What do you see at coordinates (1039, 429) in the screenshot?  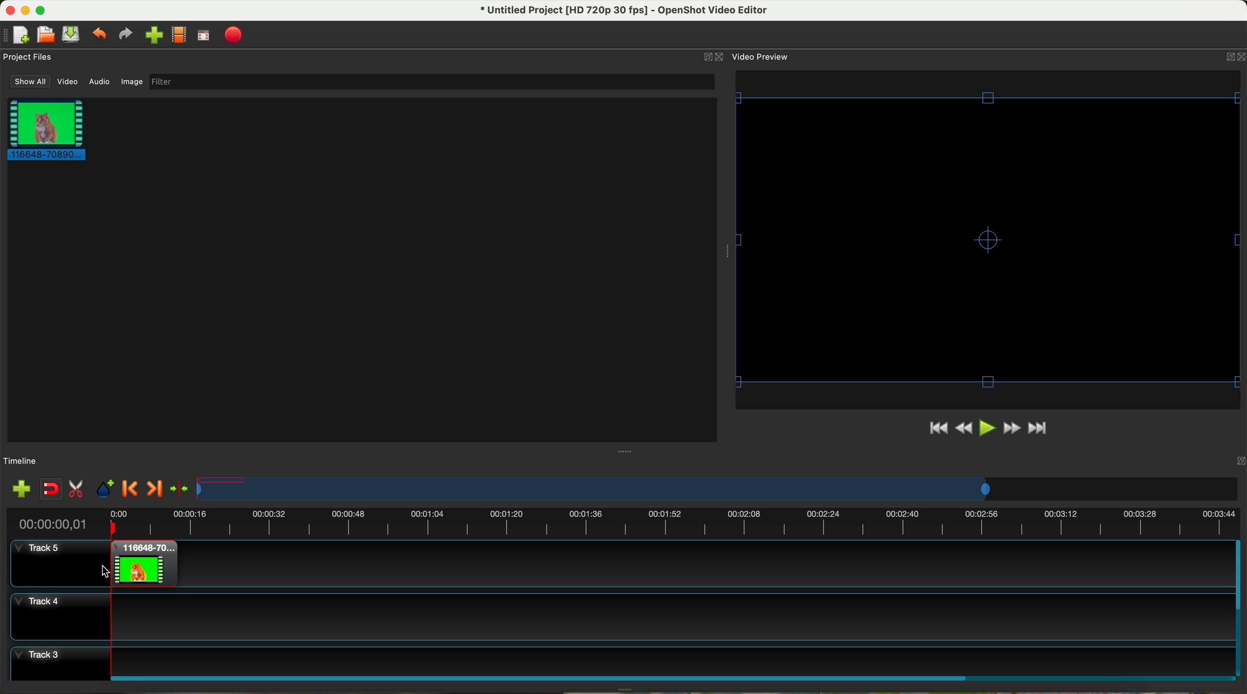 I see `jump to end` at bounding box center [1039, 429].